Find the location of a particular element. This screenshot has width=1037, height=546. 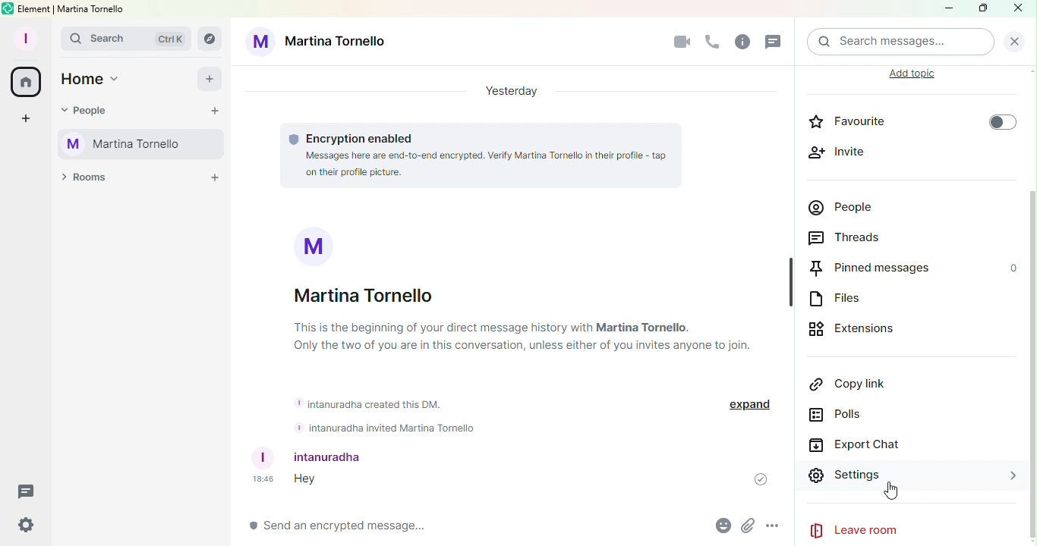

Close is located at coordinates (1020, 8).